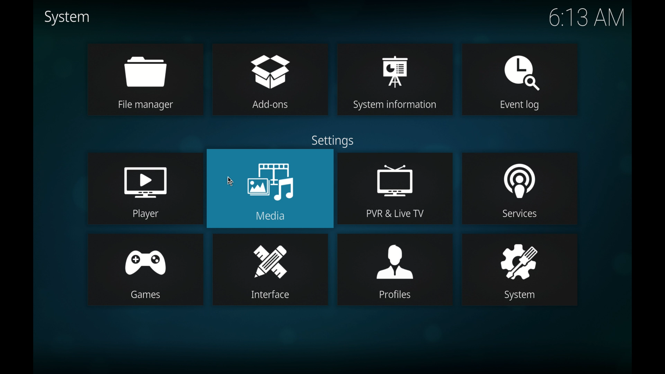 This screenshot has height=374, width=665. I want to click on system information, so click(395, 80).